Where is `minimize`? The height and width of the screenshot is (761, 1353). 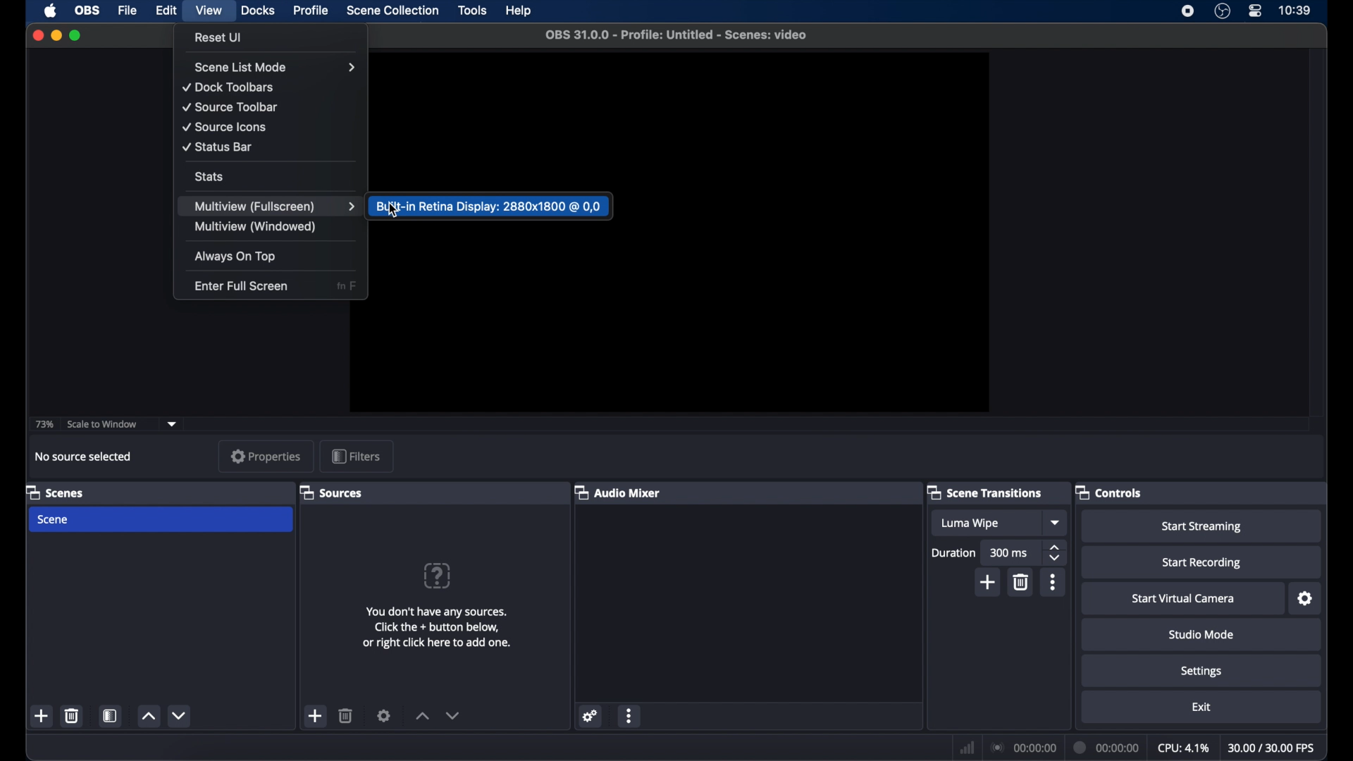 minimize is located at coordinates (56, 35).